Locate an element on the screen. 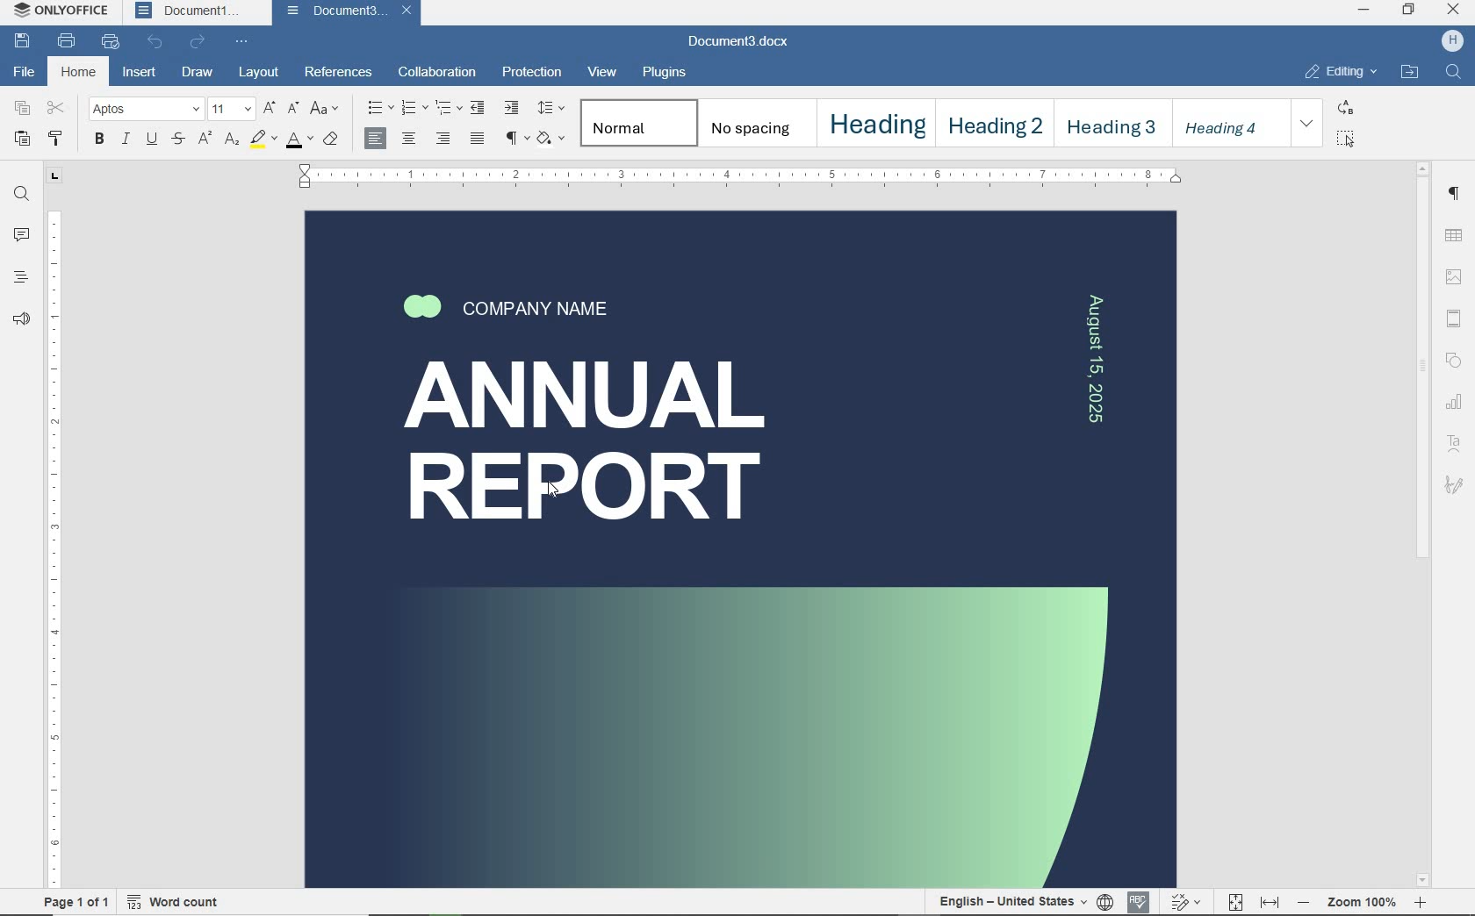 This screenshot has width=1475, height=916. paragraph line spacing is located at coordinates (550, 109).